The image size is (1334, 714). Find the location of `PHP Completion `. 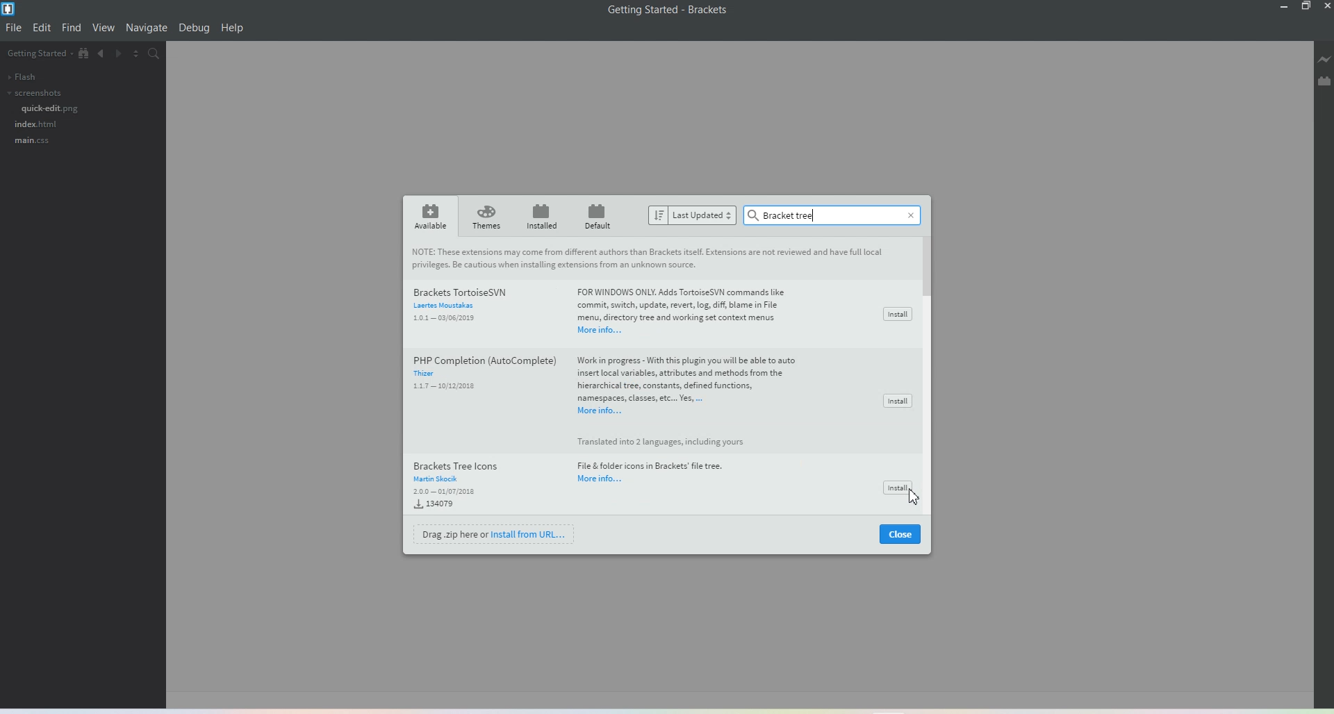

PHP Completion  is located at coordinates (606, 396).